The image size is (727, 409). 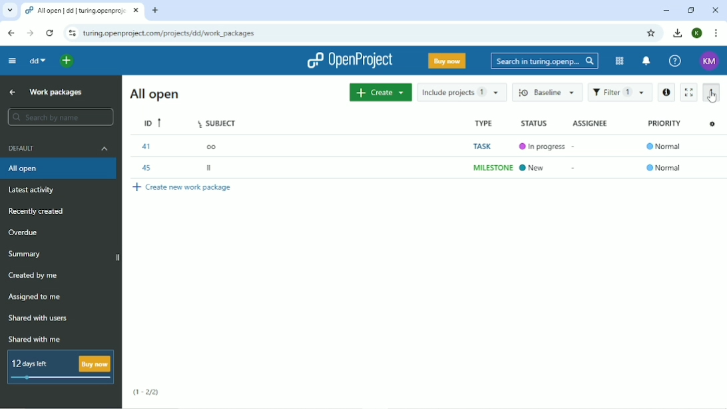 I want to click on Type, so click(x=483, y=123).